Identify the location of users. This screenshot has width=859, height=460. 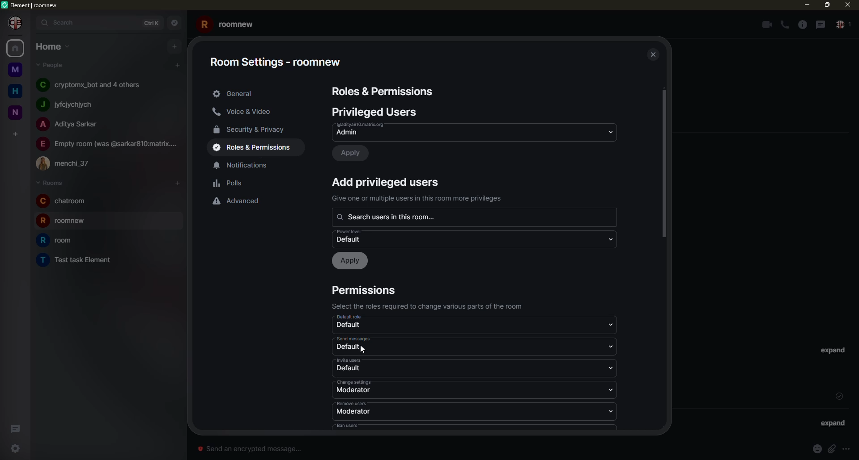
(377, 112).